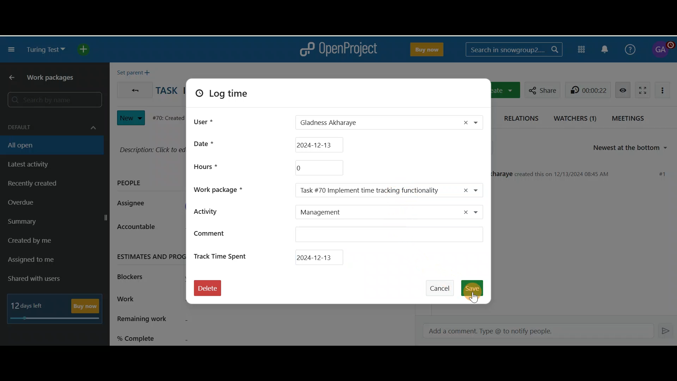  What do you see at coordinates (372, 213) in the screenshot?
I see `Management` at bounding box center [372, 213].